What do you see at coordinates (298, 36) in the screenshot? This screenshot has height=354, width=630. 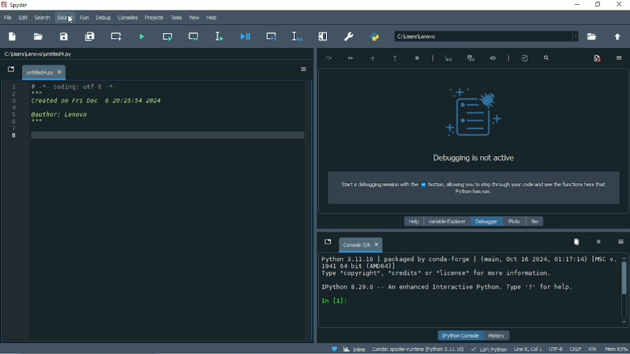 I see `Debug selection or current line` at bounding box center [298, 36].